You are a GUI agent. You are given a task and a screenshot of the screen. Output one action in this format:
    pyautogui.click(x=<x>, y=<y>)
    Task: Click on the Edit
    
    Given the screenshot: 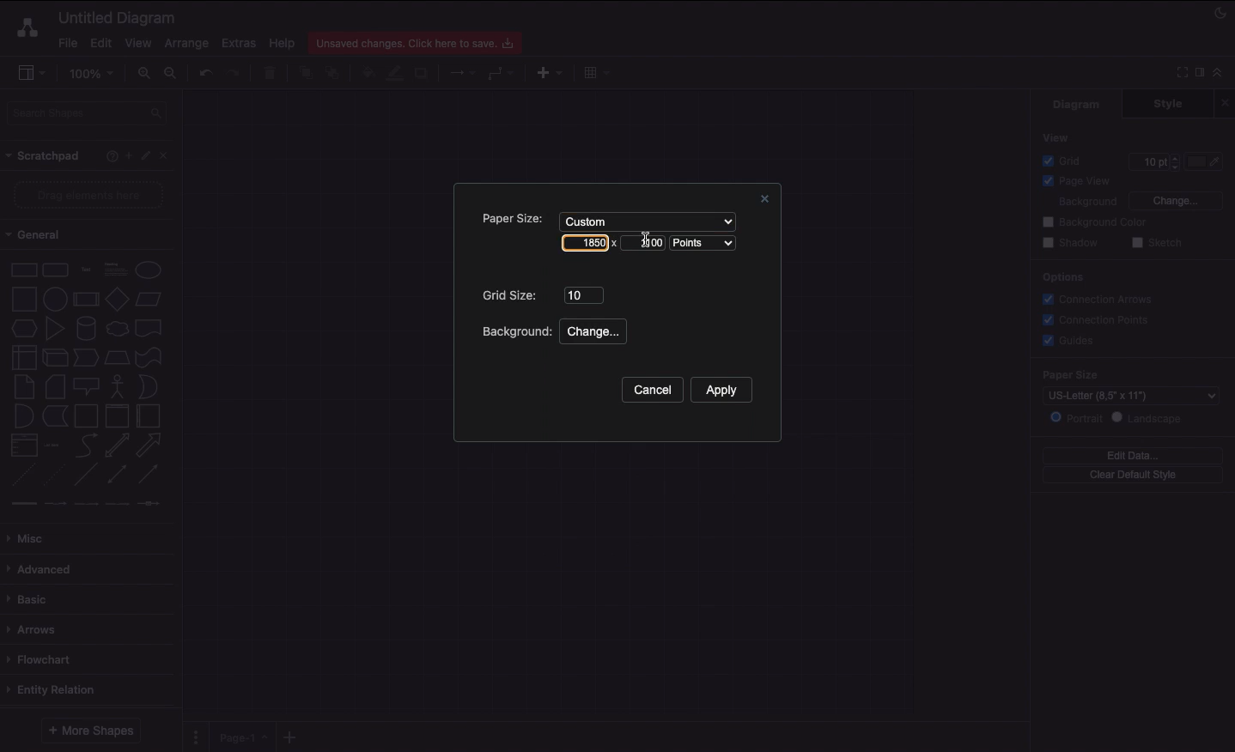 What is the action you would take?
    pyautogui.click(x=99, y=43)
    